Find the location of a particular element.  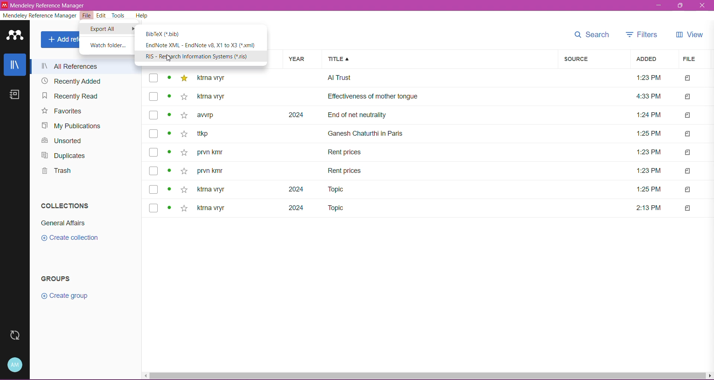

prvn kmr Rent prices 1:23 PM is located at coordinates (430, 152).